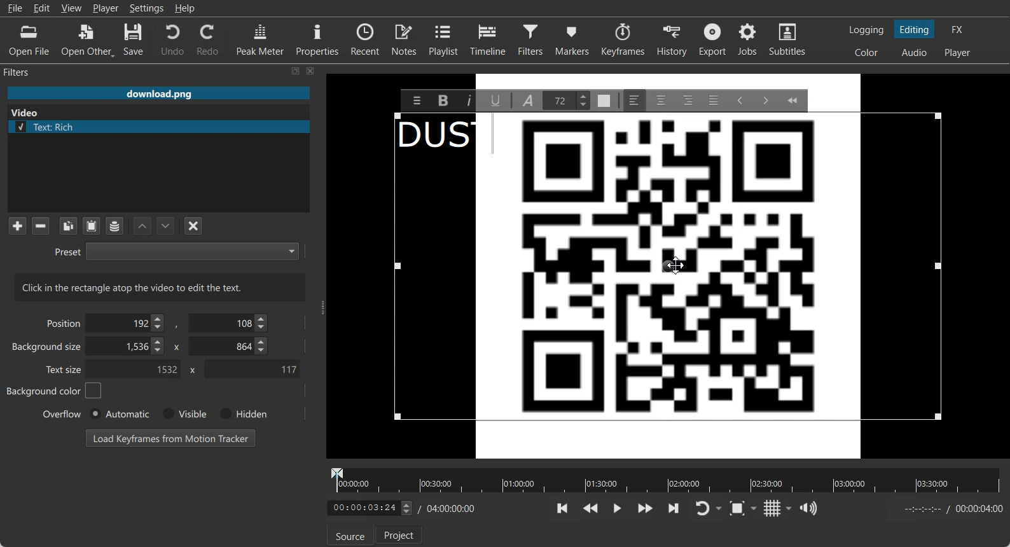 This screenshot has width=1010, height=547. I want to click on Close, so click(311, 71).